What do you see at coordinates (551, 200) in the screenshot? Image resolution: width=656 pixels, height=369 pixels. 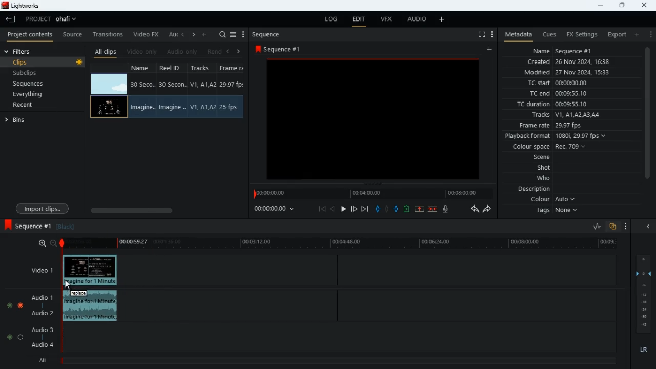 I see `colour` at bounding box center [551, 200].